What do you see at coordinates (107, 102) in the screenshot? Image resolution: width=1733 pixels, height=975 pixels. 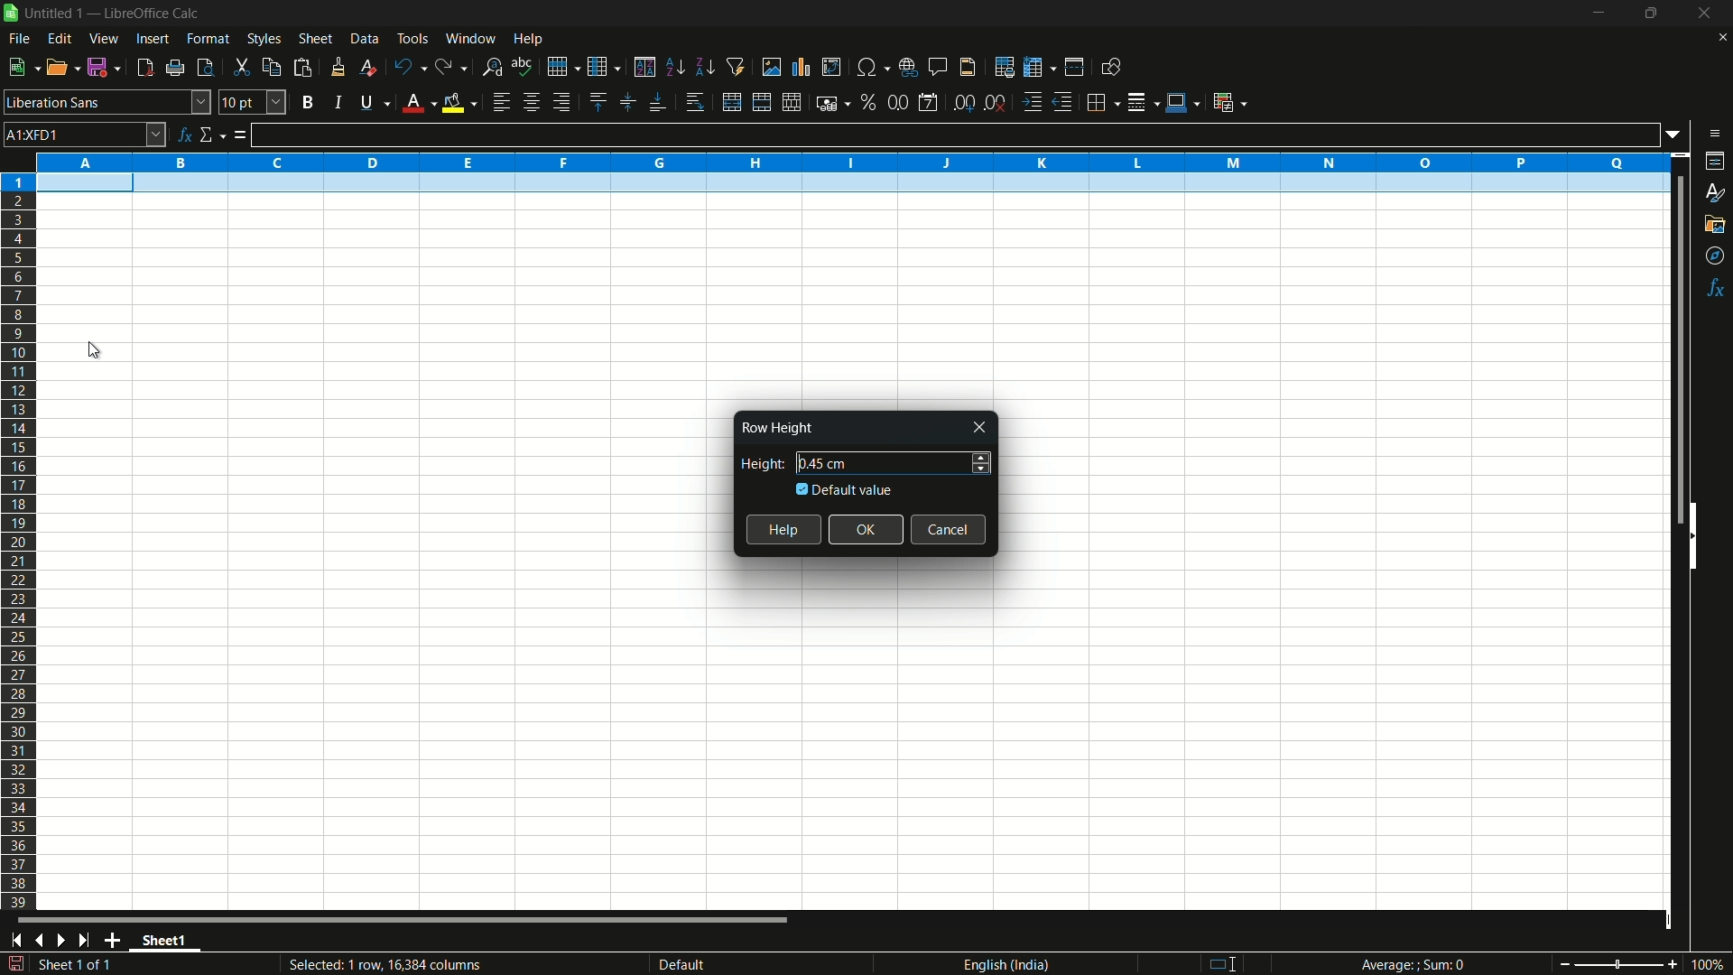 I see `font name` at bounding box center [107, 102].